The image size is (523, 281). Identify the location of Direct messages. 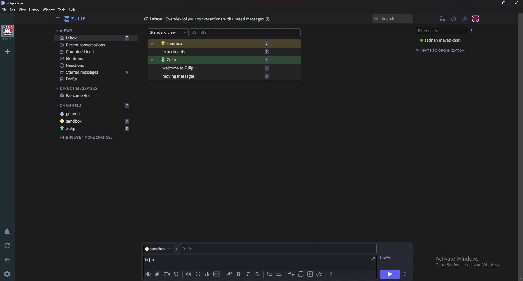
(93, 88).